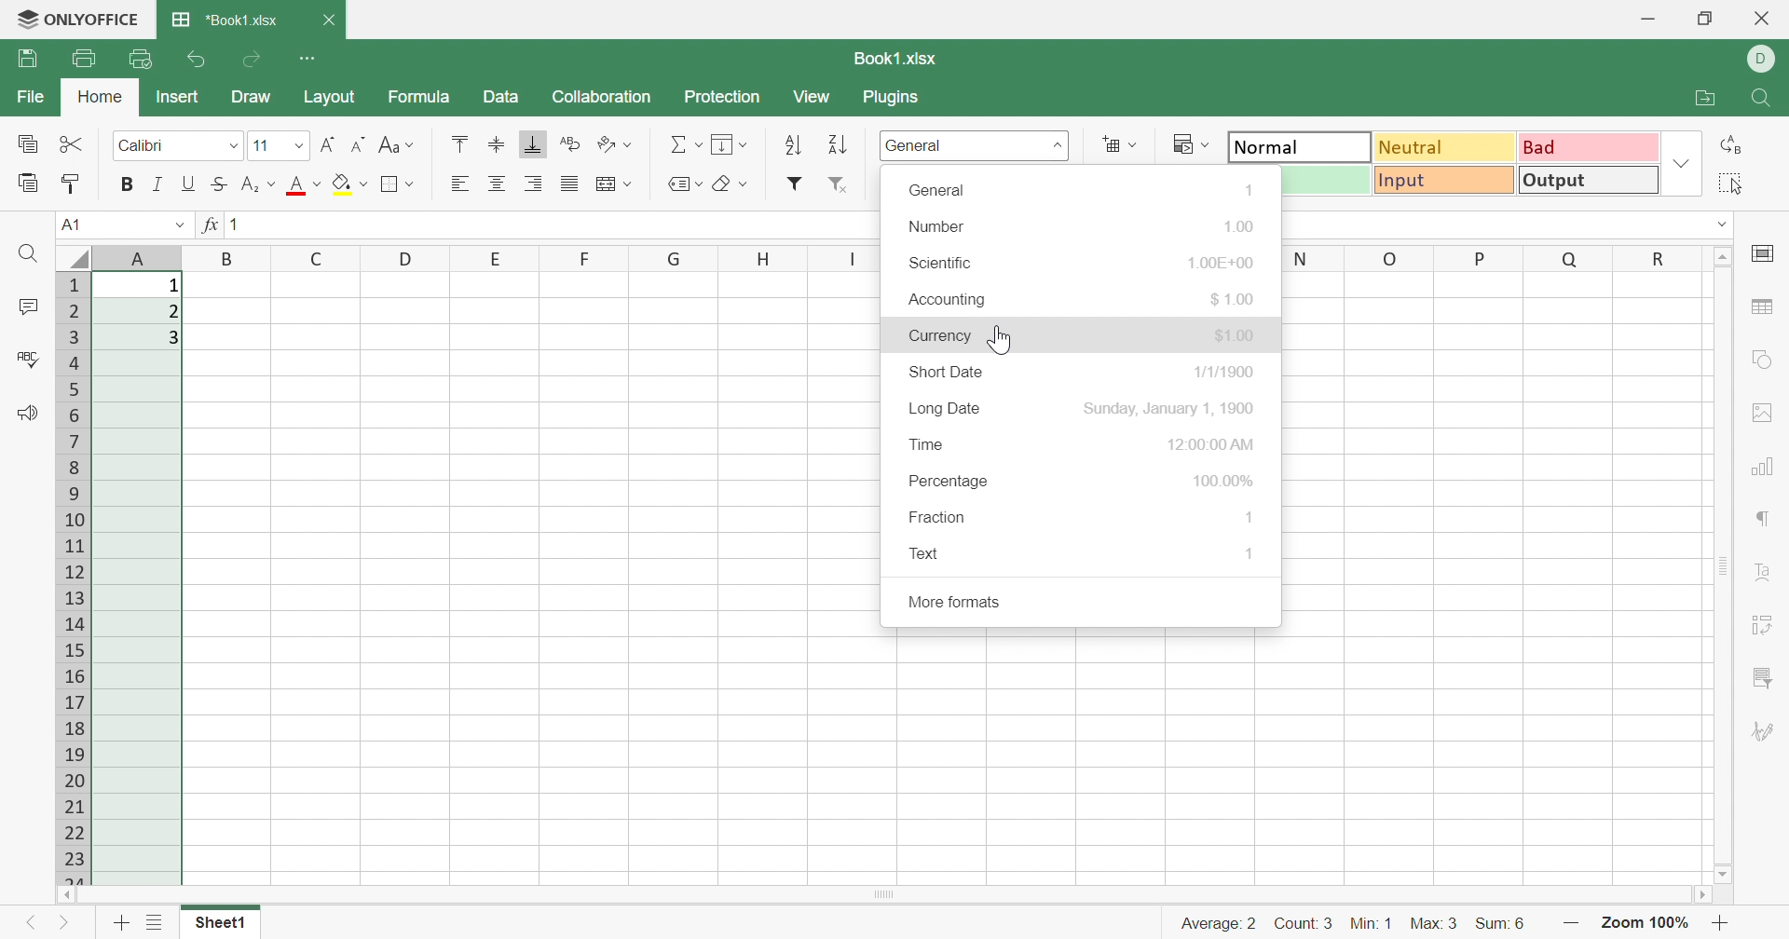 The height and width of the screenshot is (939, 1789). Describe the element at coordinates (976, 147) in the screenshot. I see `Number format` at that location.